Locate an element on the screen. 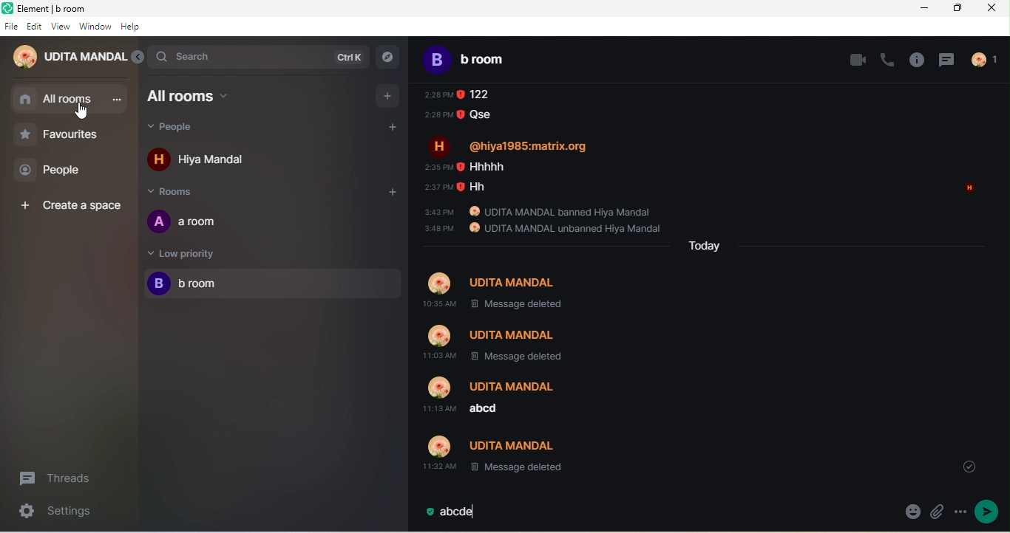 The height and width of the screenshot is (533, 1010). b room is located at coordinates (271, 283).